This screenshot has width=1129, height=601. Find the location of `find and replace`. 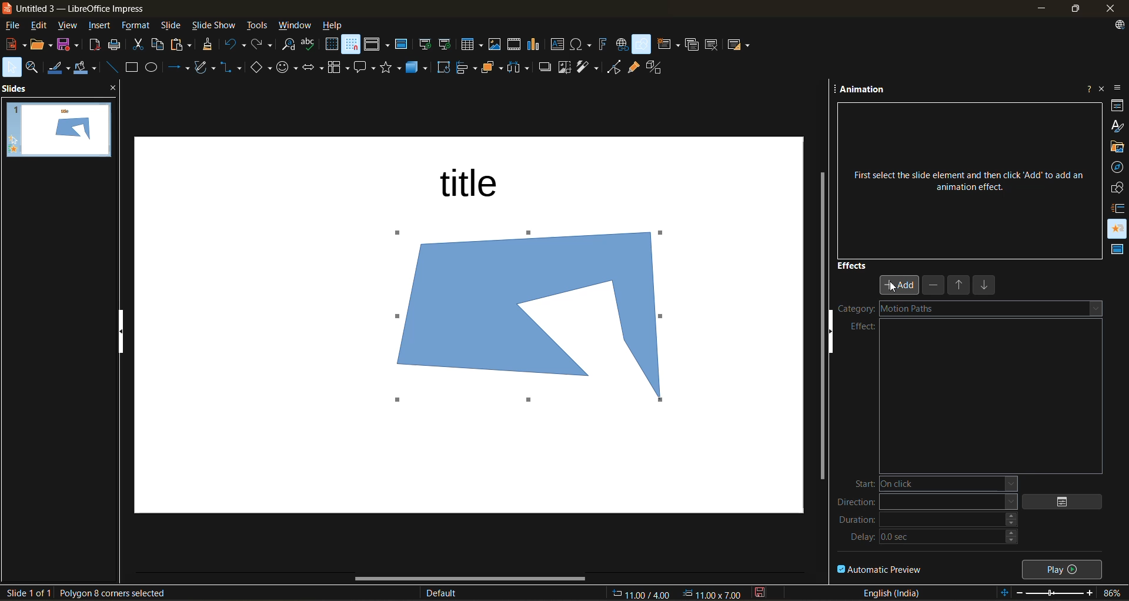

find and replace is located at coordinates (288, 45).